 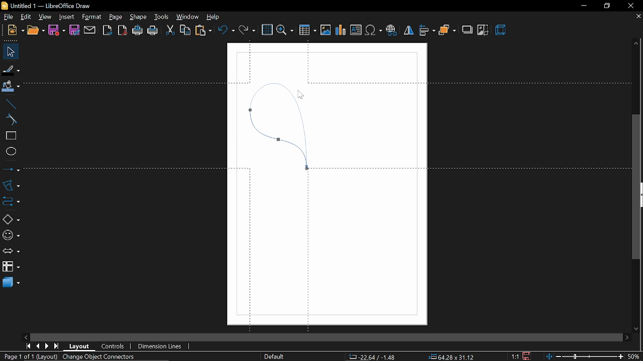 What do you see at coordinates (372, 357) in the screenshot?
I see `1.40/6.06` at bounding box center [372, 357].